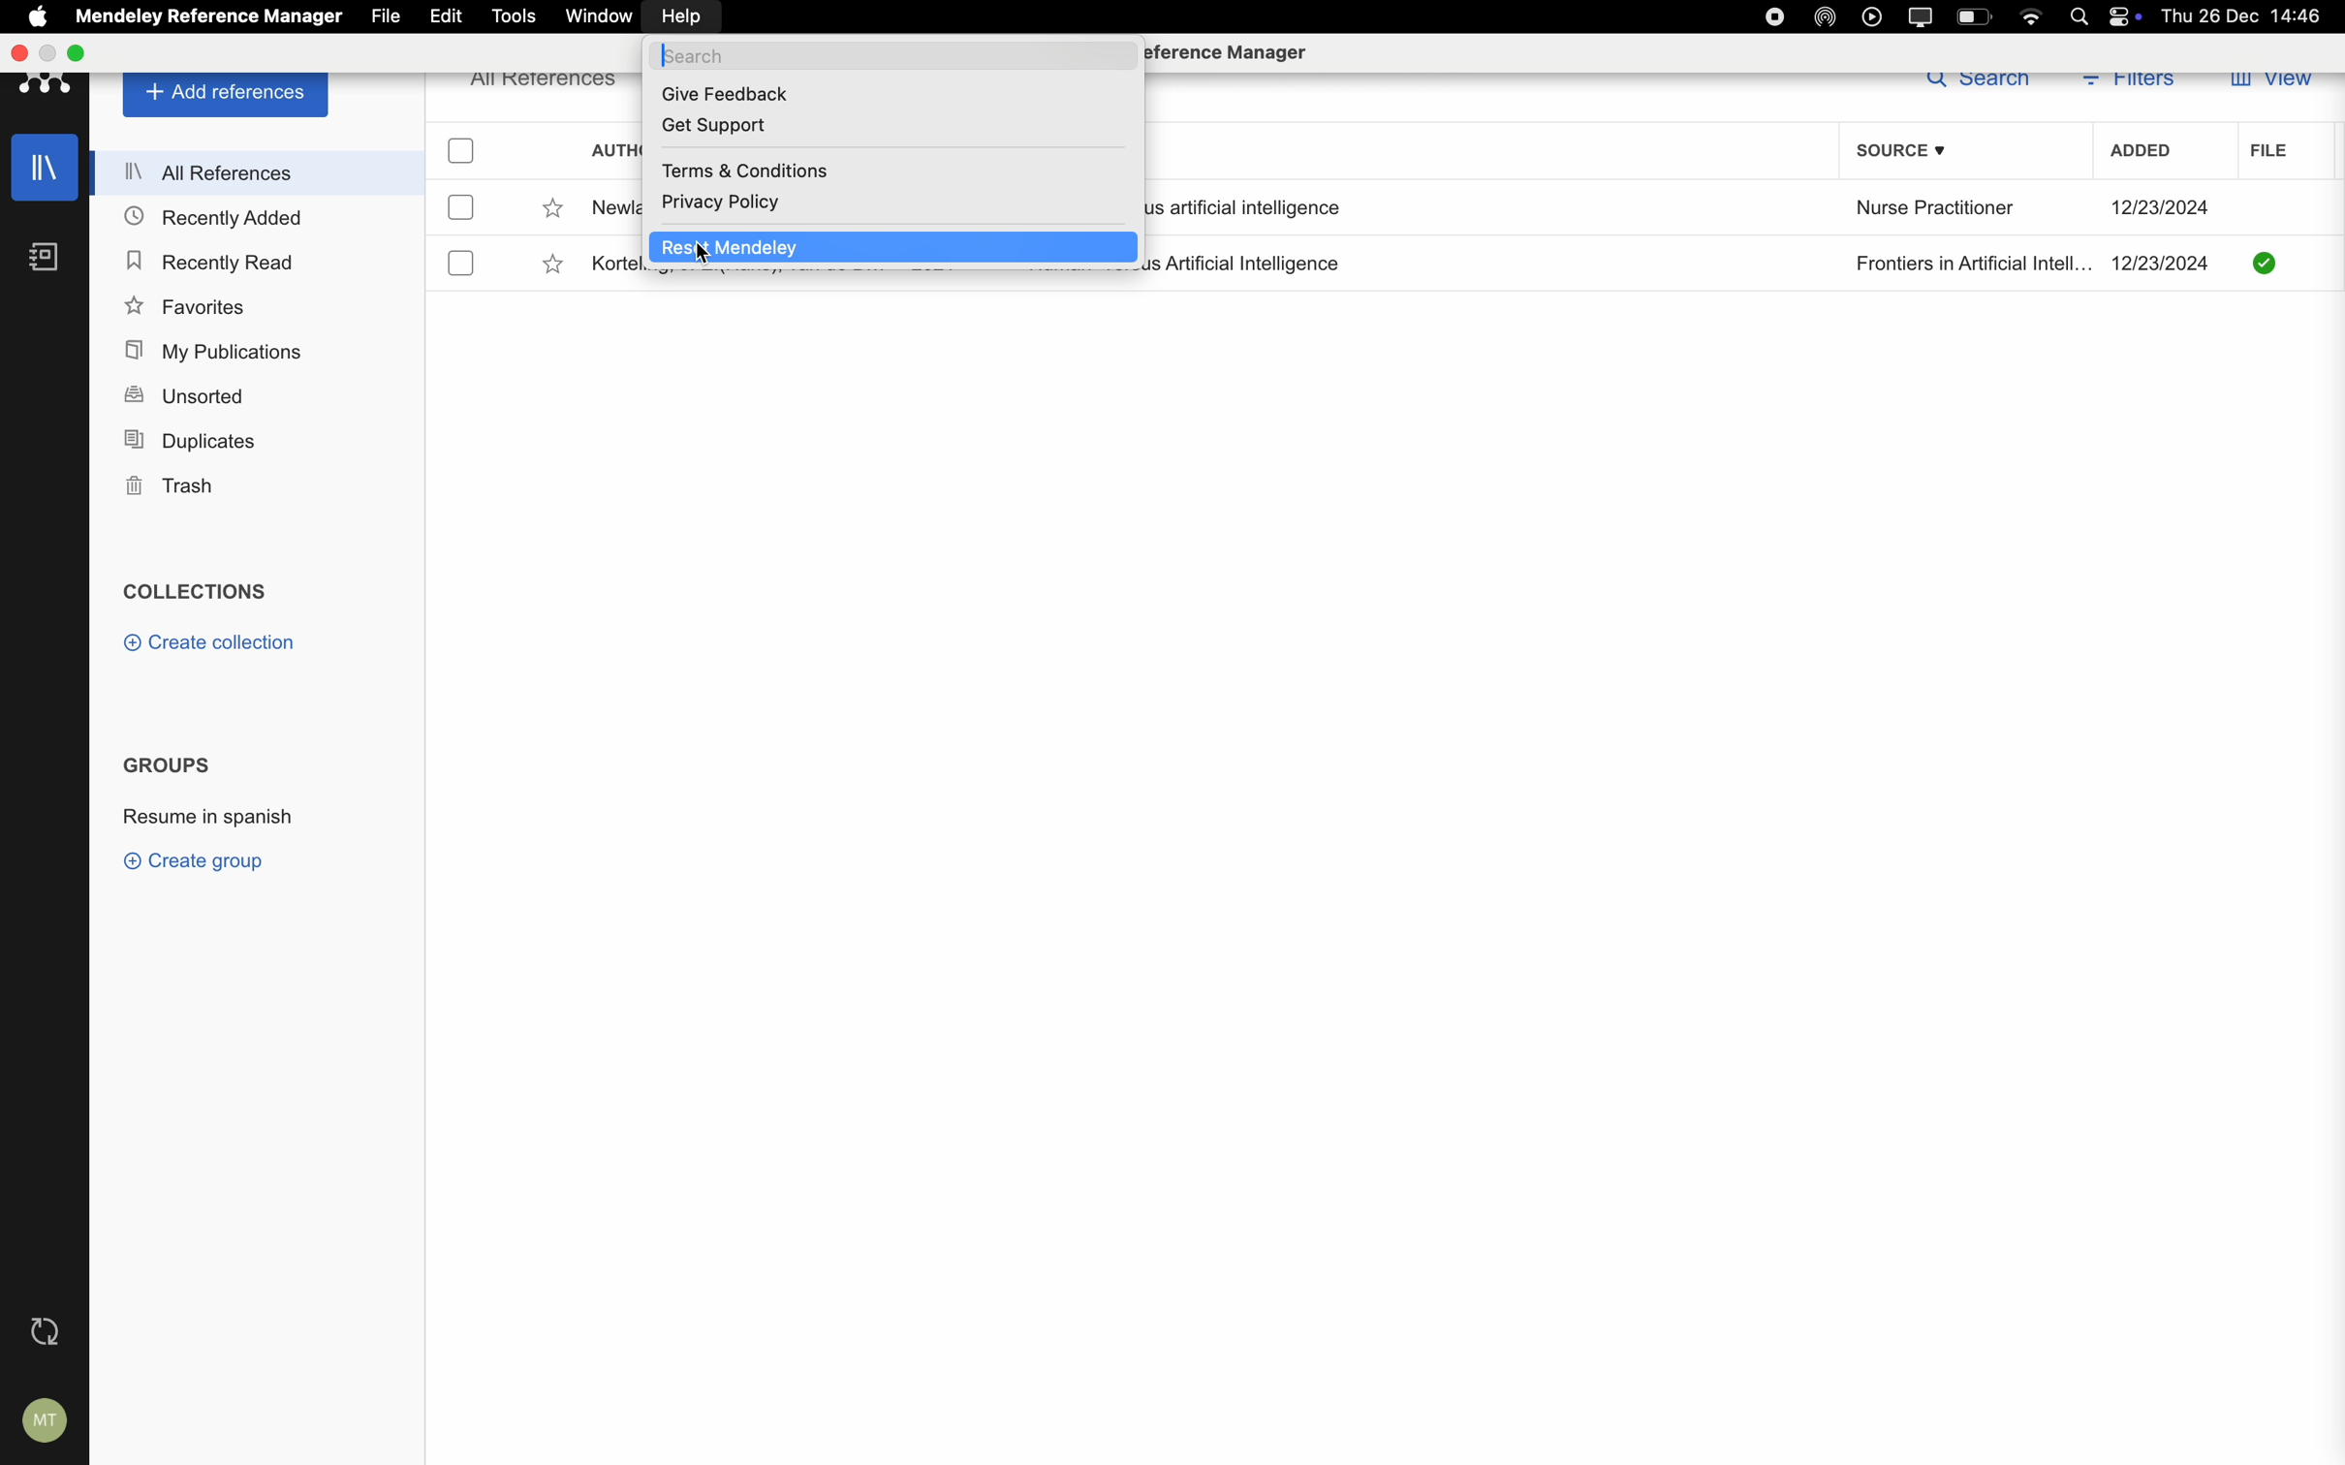 This screenshot has height=1465, width=2345. I want to click on Mendeley Reference Manager, so click(1244, 51).